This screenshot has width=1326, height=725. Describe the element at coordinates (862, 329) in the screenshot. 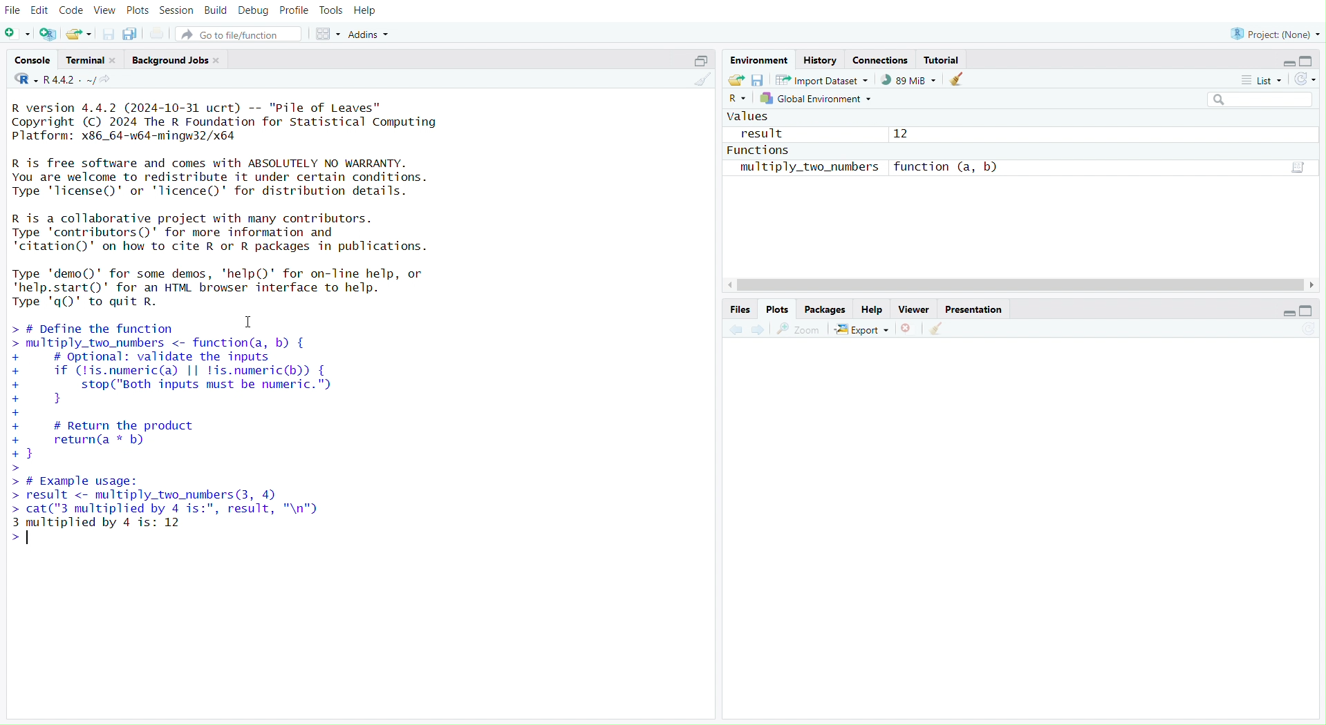

I see `Export` at that location.